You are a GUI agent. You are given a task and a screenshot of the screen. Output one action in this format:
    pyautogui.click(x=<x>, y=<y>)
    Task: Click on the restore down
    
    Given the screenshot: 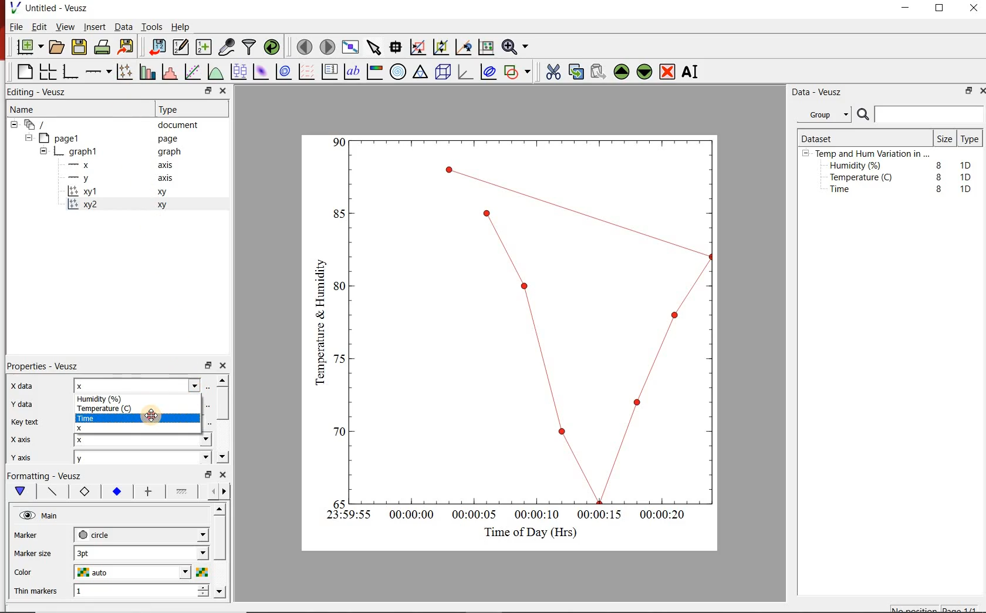 What is the action you would take?
    pyautogui.click(x=966, y=92)
    